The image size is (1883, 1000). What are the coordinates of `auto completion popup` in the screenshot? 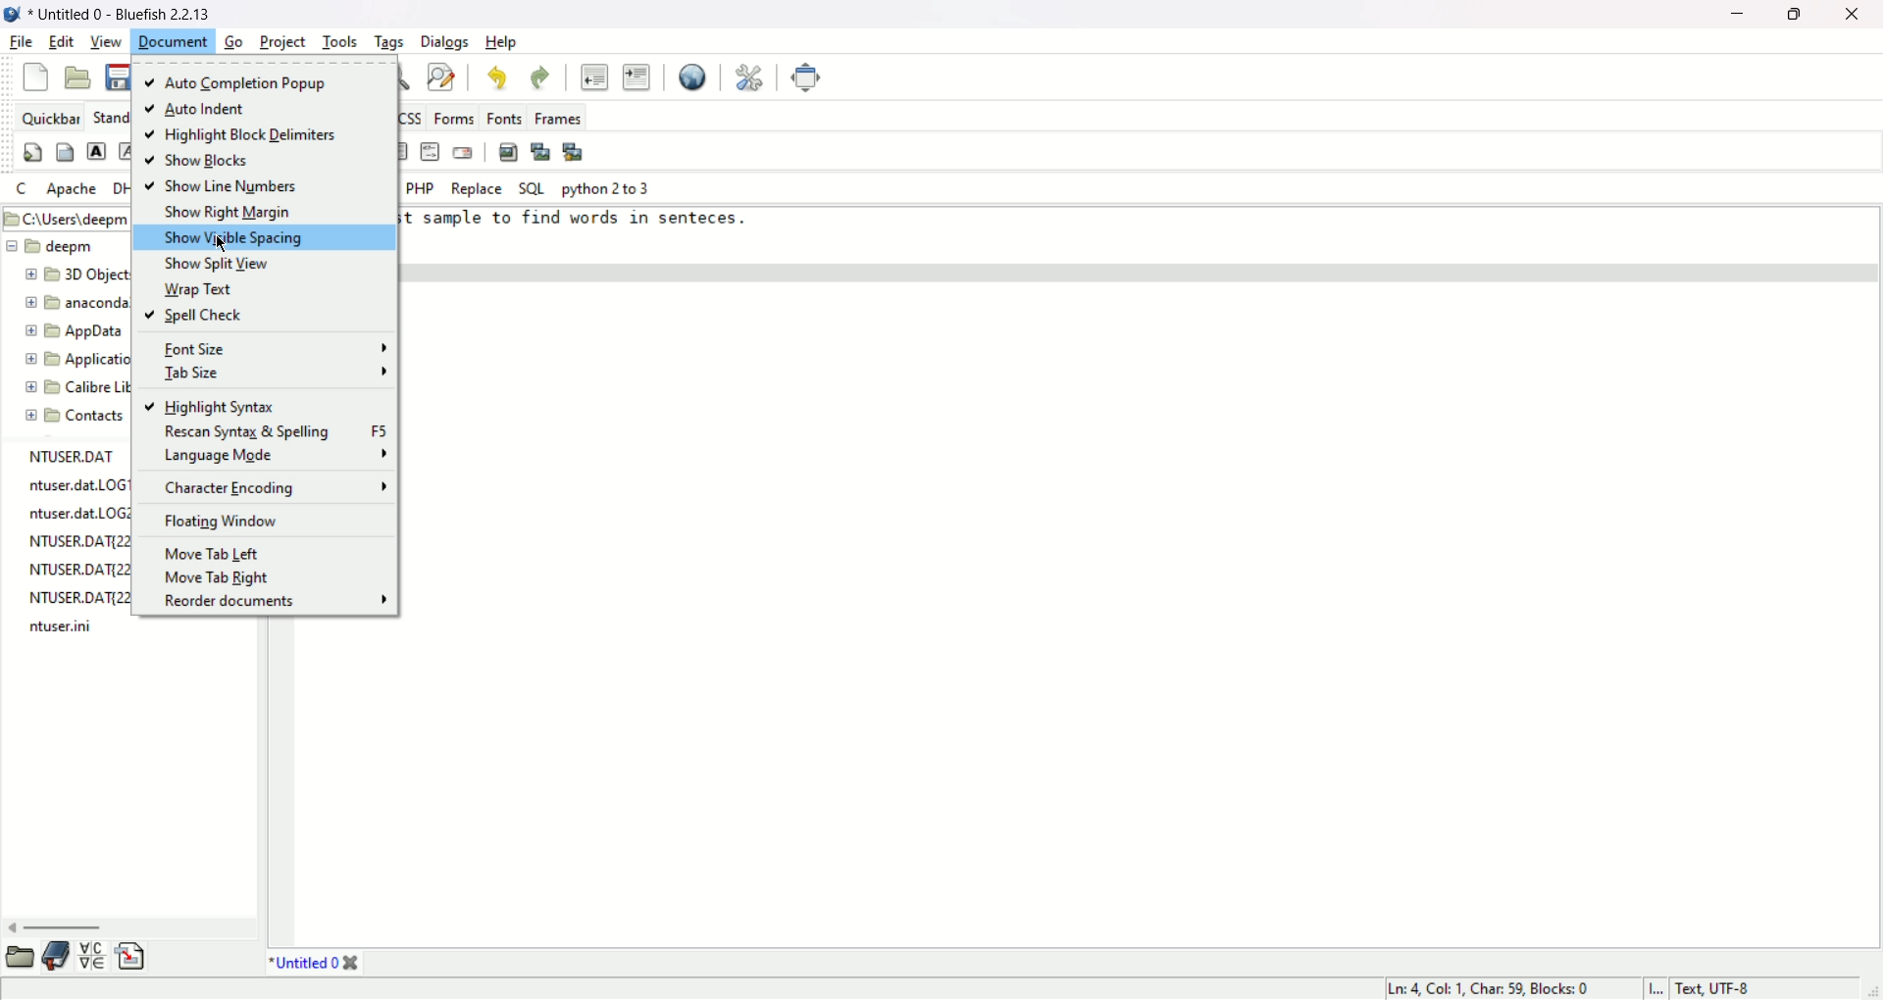 It's located at (235, 82).